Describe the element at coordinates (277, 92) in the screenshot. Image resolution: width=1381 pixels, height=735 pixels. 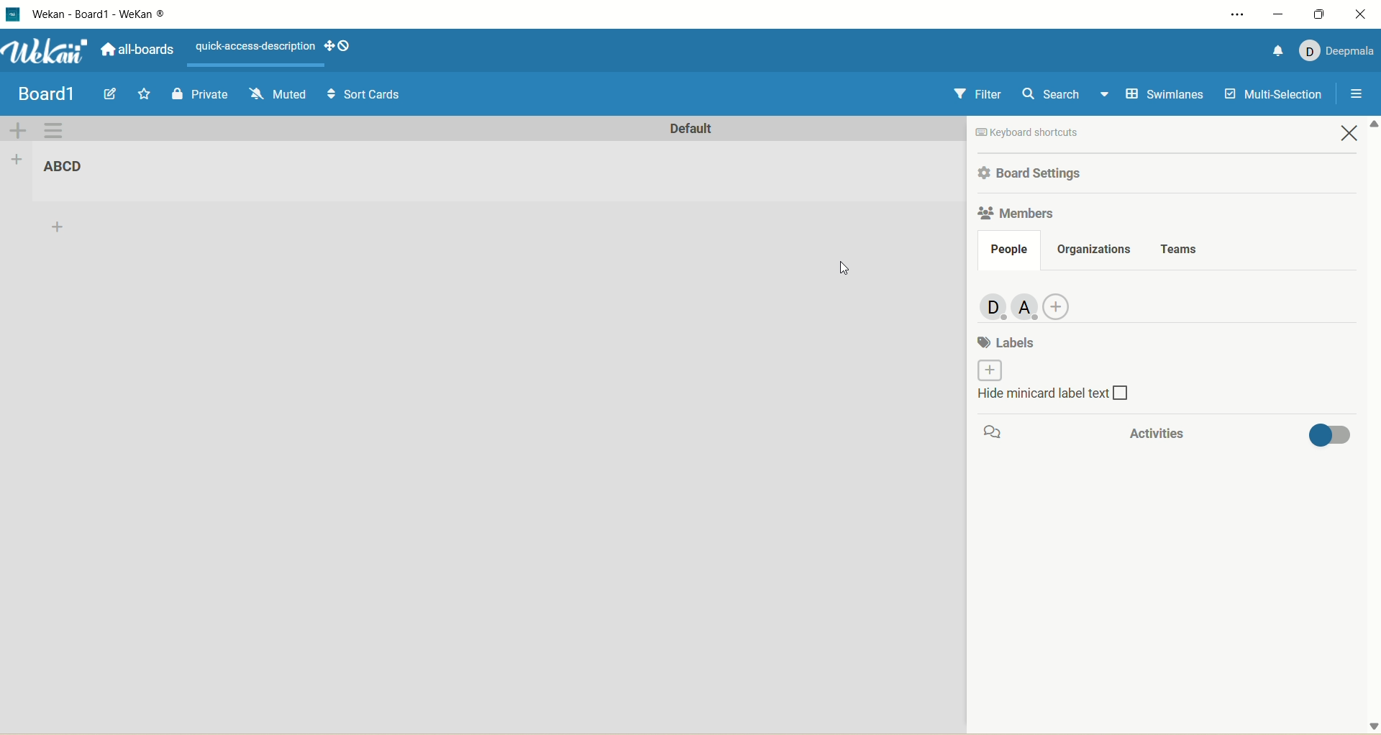
I see `Muted` at that location.